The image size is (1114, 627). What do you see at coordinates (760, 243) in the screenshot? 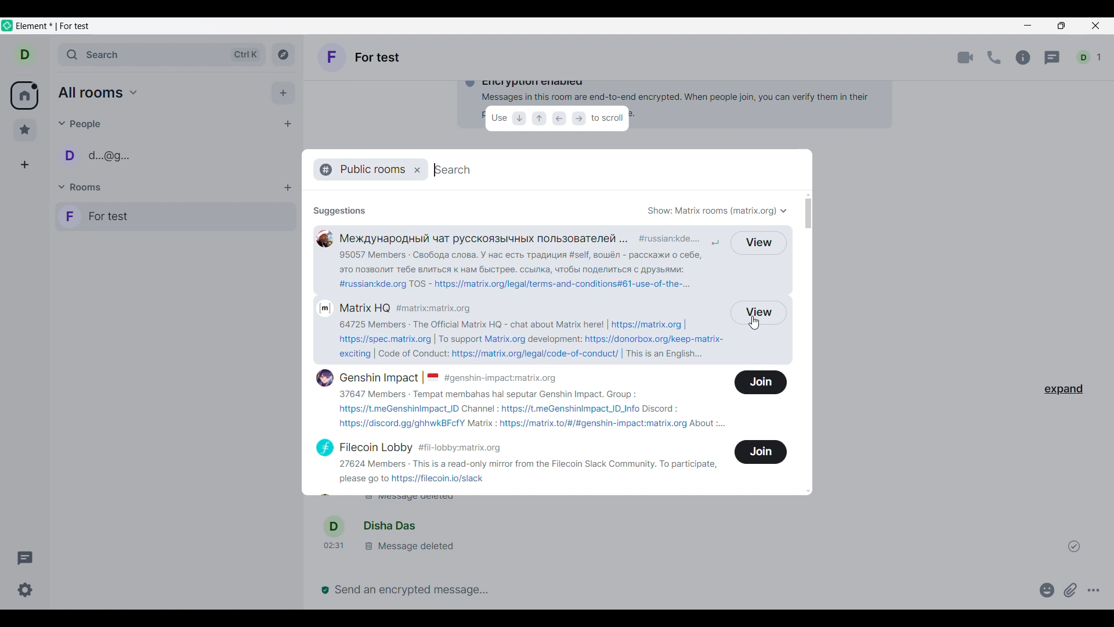
I see `View` at bounding box center [760, 243].